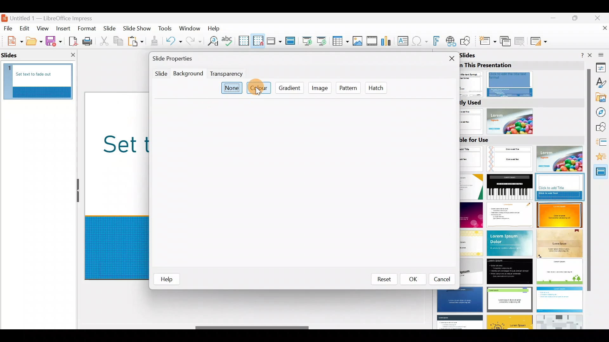 The image size is (609, 342). What do you see at coordinates (523, 232) in the screenshot?
I see `Slides available for use` at bounding box center [523, 232].